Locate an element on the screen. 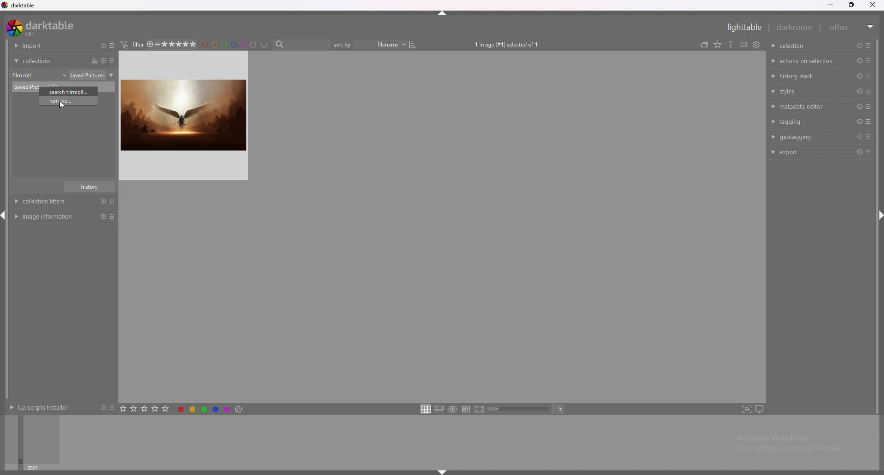 The height and width of the screenshot is (475, 884). reset is located at coordinates (101, 408).